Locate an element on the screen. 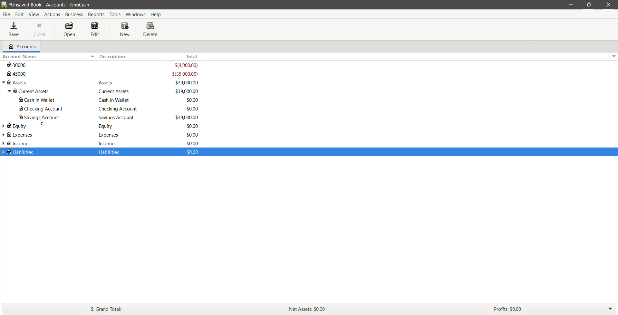 The image size is (618, 315). Tools is located at coordinates (116, 14).